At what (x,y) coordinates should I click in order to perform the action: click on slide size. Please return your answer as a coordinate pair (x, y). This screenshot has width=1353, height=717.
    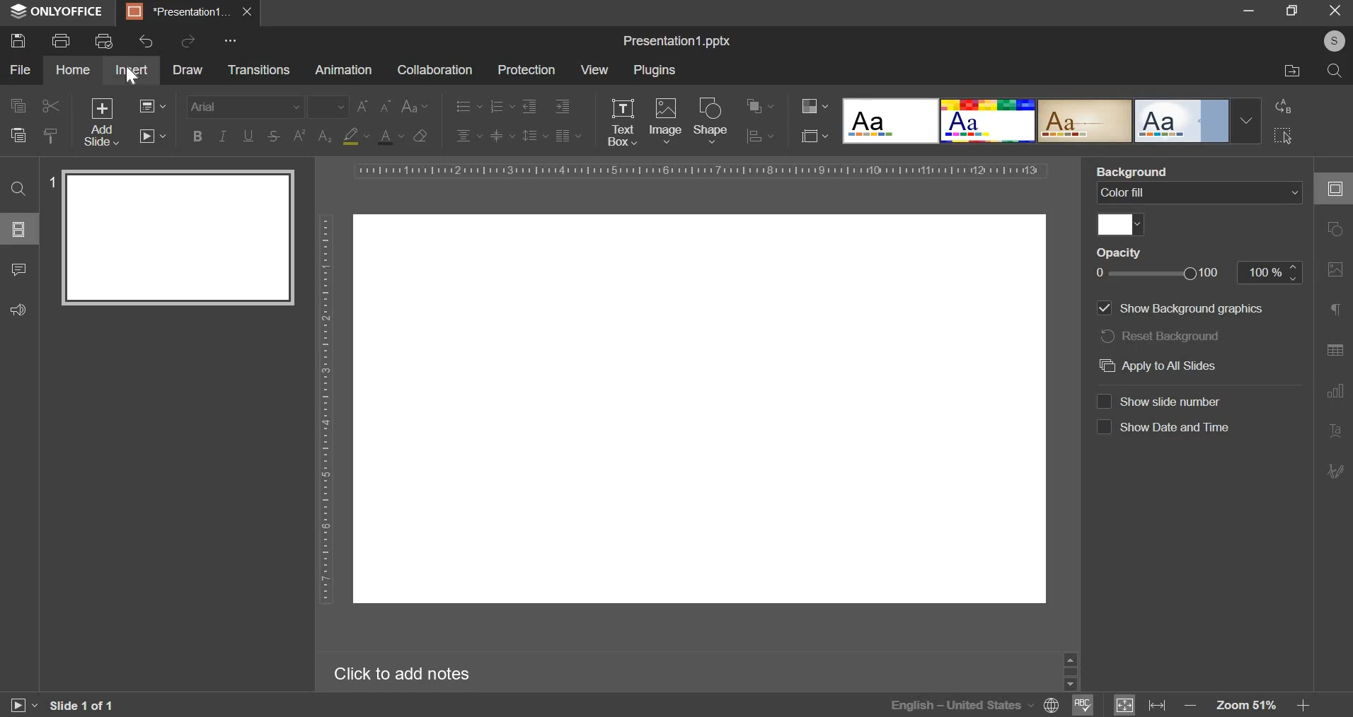
    Looking at the image, I should click on (815, 136).